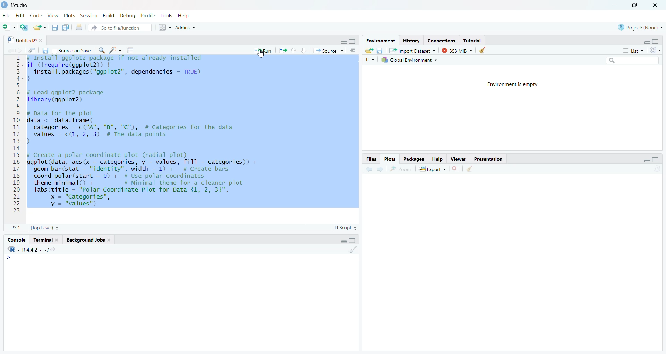 The width and height of the screenshot is (666, 354). I want to click on compile reports, so click(130, 50).